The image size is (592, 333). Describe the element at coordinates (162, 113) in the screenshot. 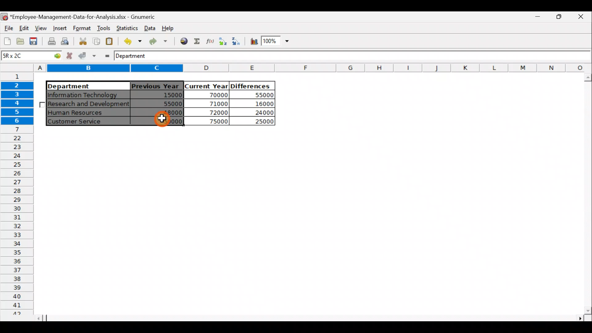

I see `48000` at that location.